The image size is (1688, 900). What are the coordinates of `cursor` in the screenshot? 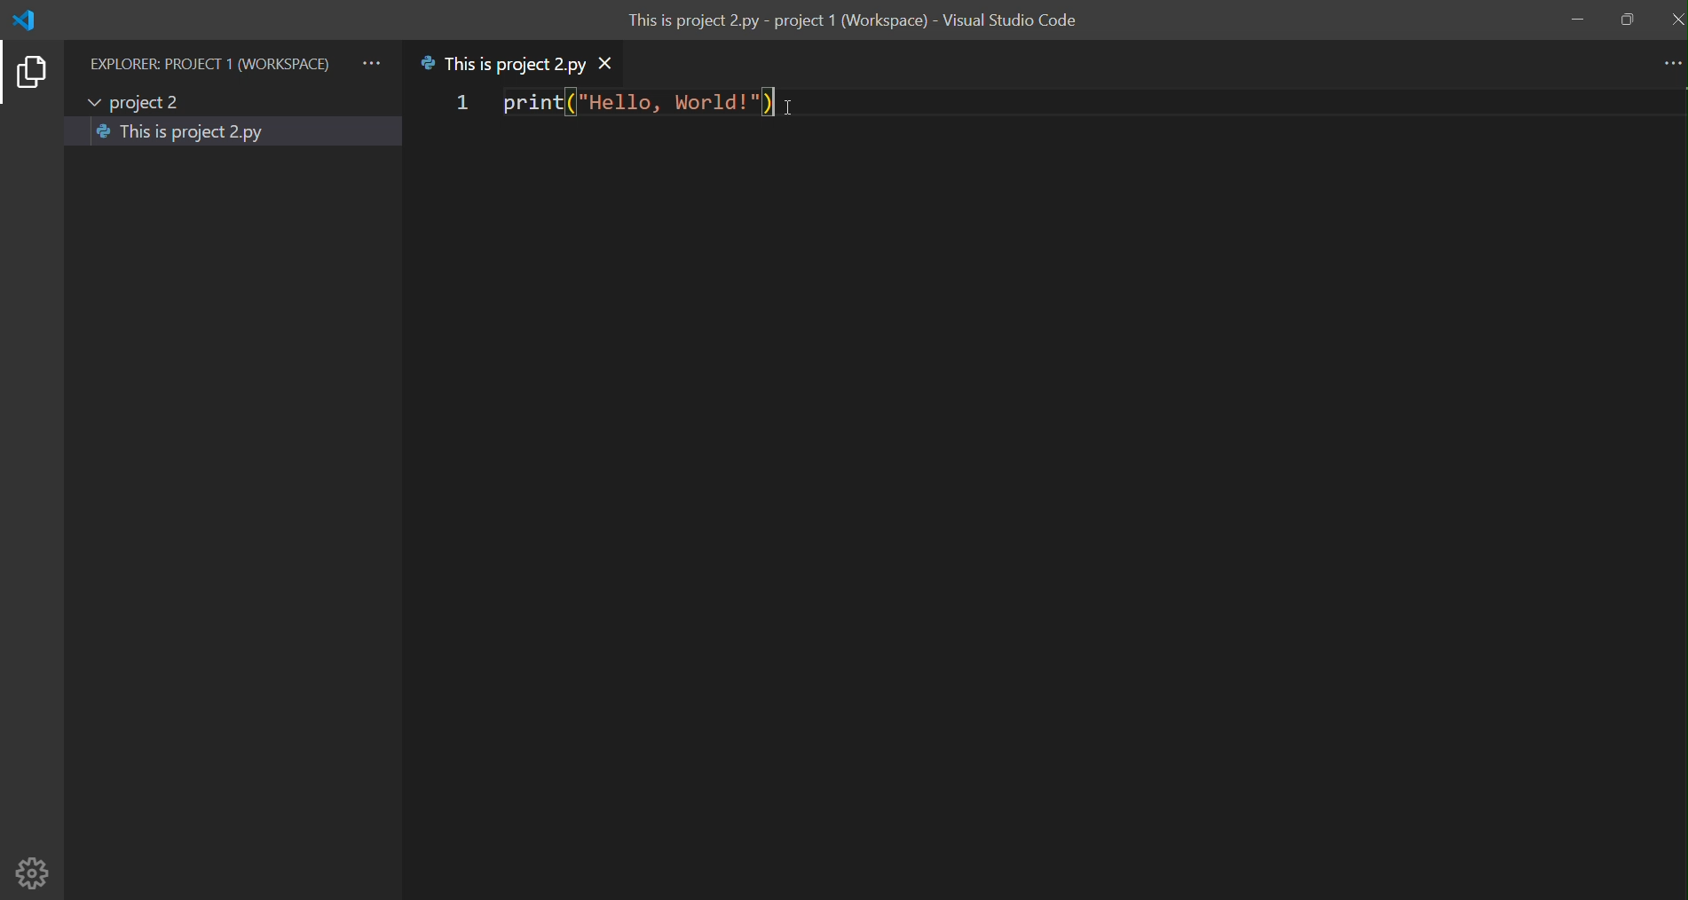 It's located at (798, 107).